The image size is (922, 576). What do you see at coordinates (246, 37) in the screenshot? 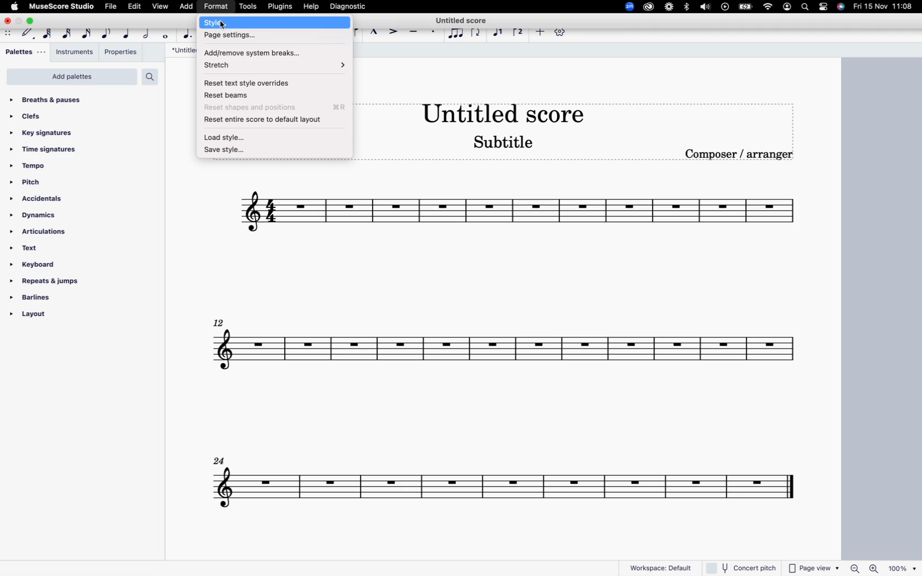
I see `page settings` at bounding box center [246, 37].